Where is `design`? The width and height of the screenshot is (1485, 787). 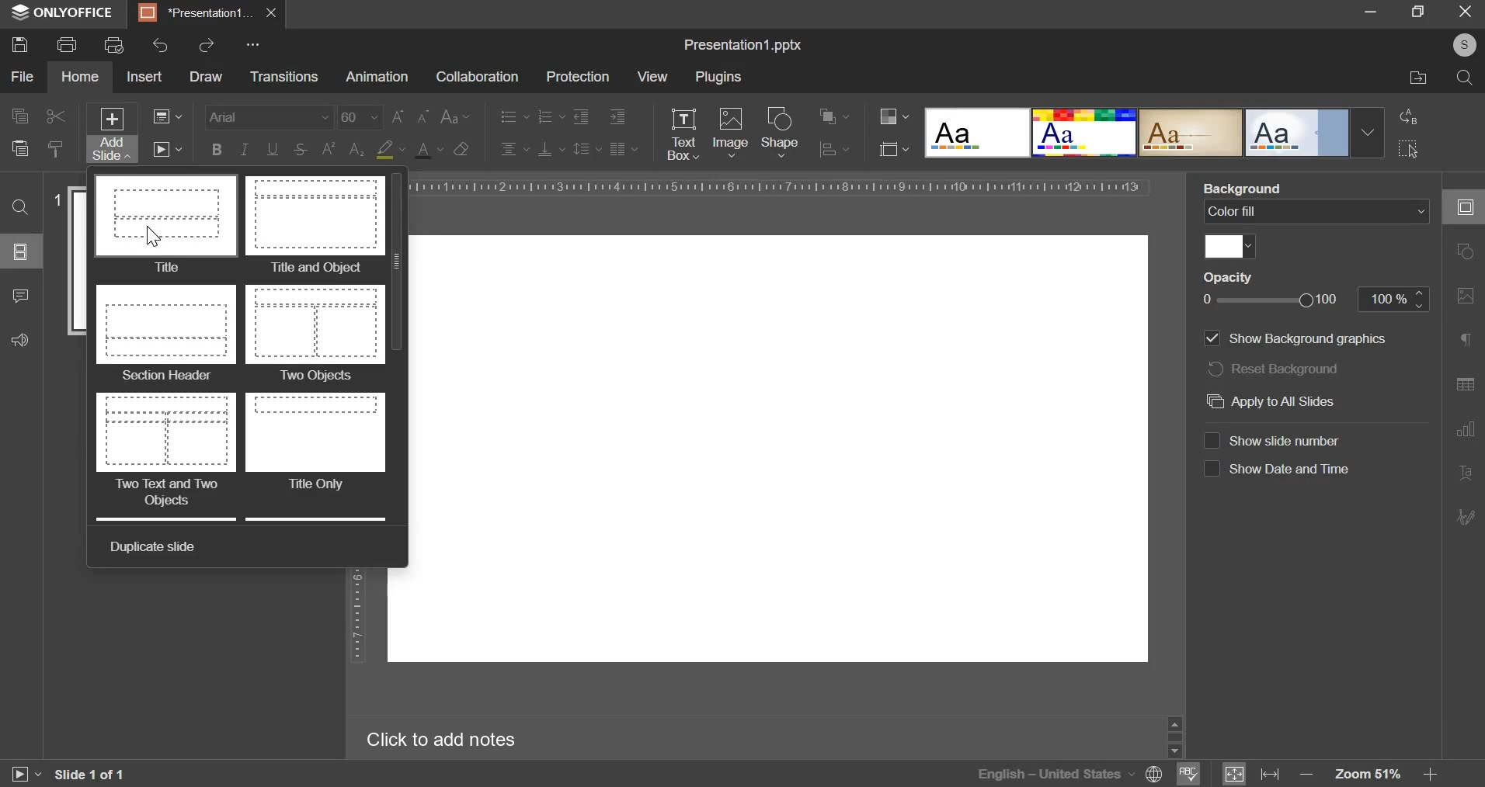 design is located at coordinates (1154, 132).